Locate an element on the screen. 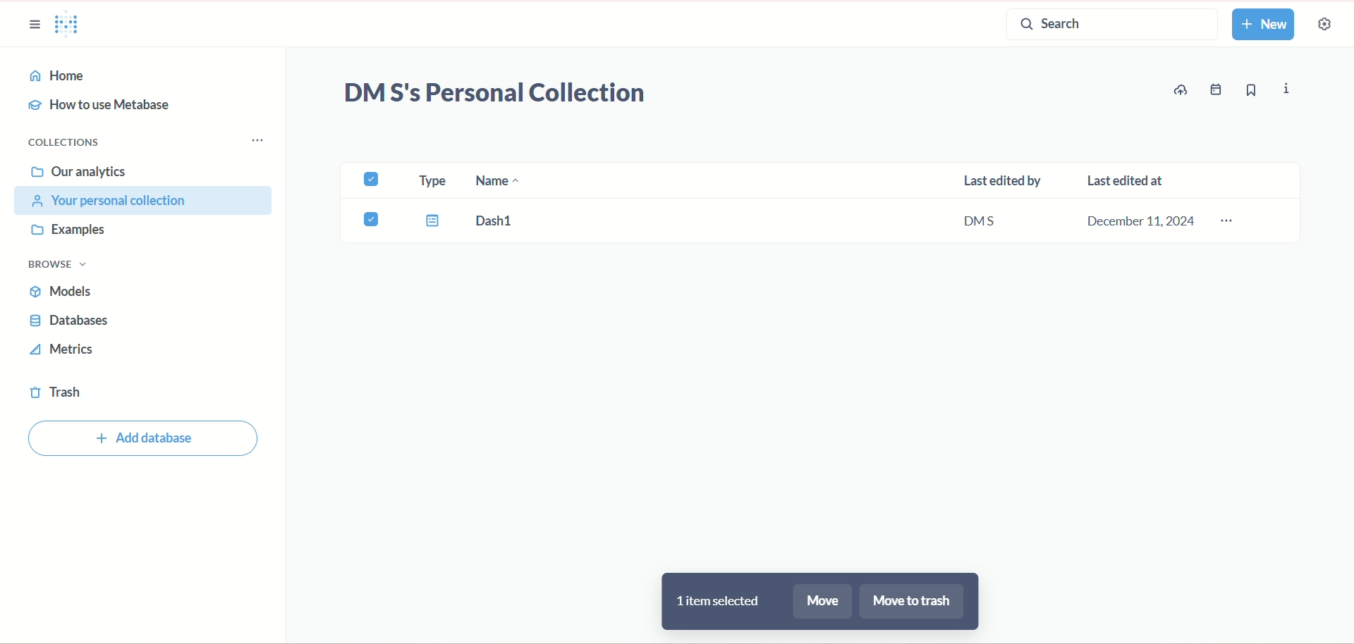 This screenshot has height=644, width=1354. info is located at coordinates (1293, 89).